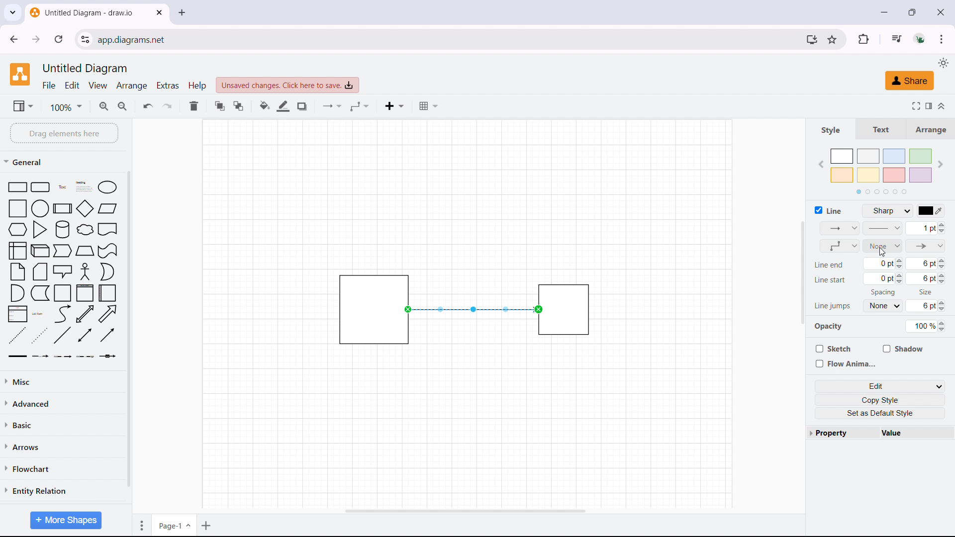 Image resolution: width=955 pixels, height=537 pixels. What do you see at coordinates (883, 246) in the screenshot?
I see `line start` at bounding box center [883, 246].